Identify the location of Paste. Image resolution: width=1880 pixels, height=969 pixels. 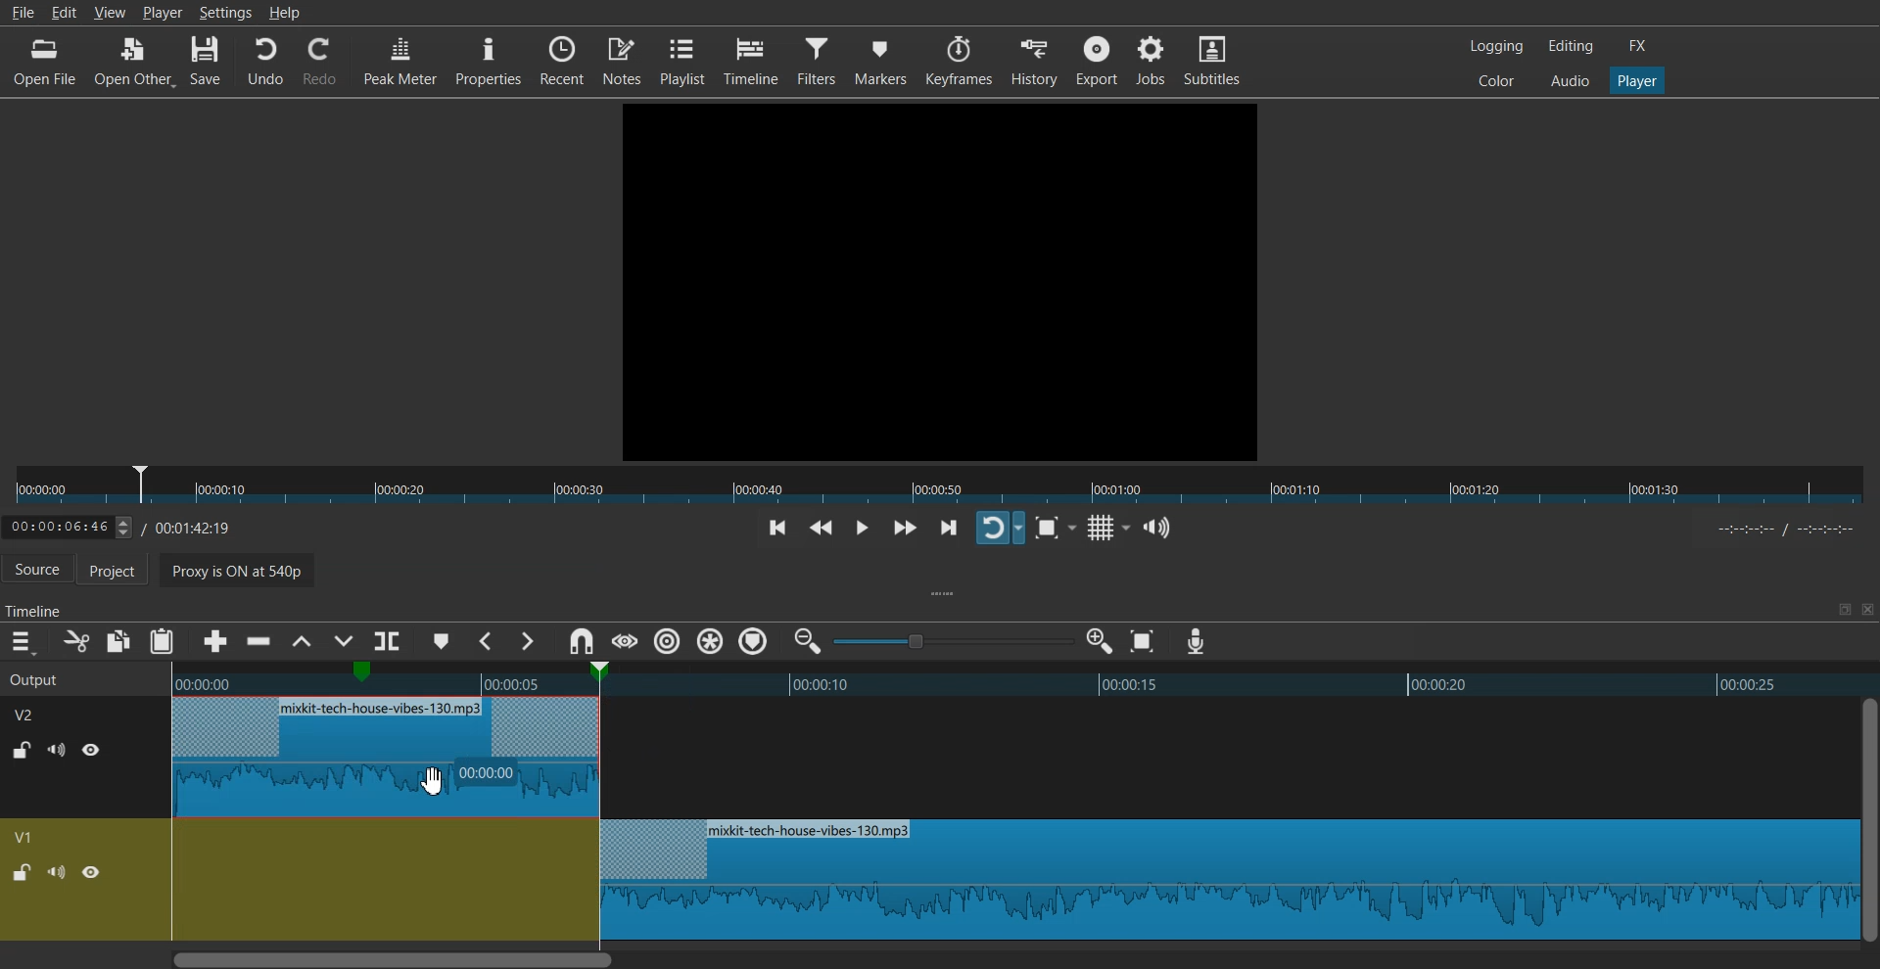
(162, 641).